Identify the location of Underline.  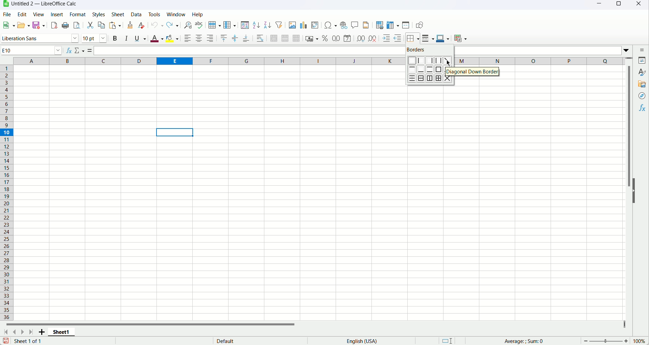
(140, 39).